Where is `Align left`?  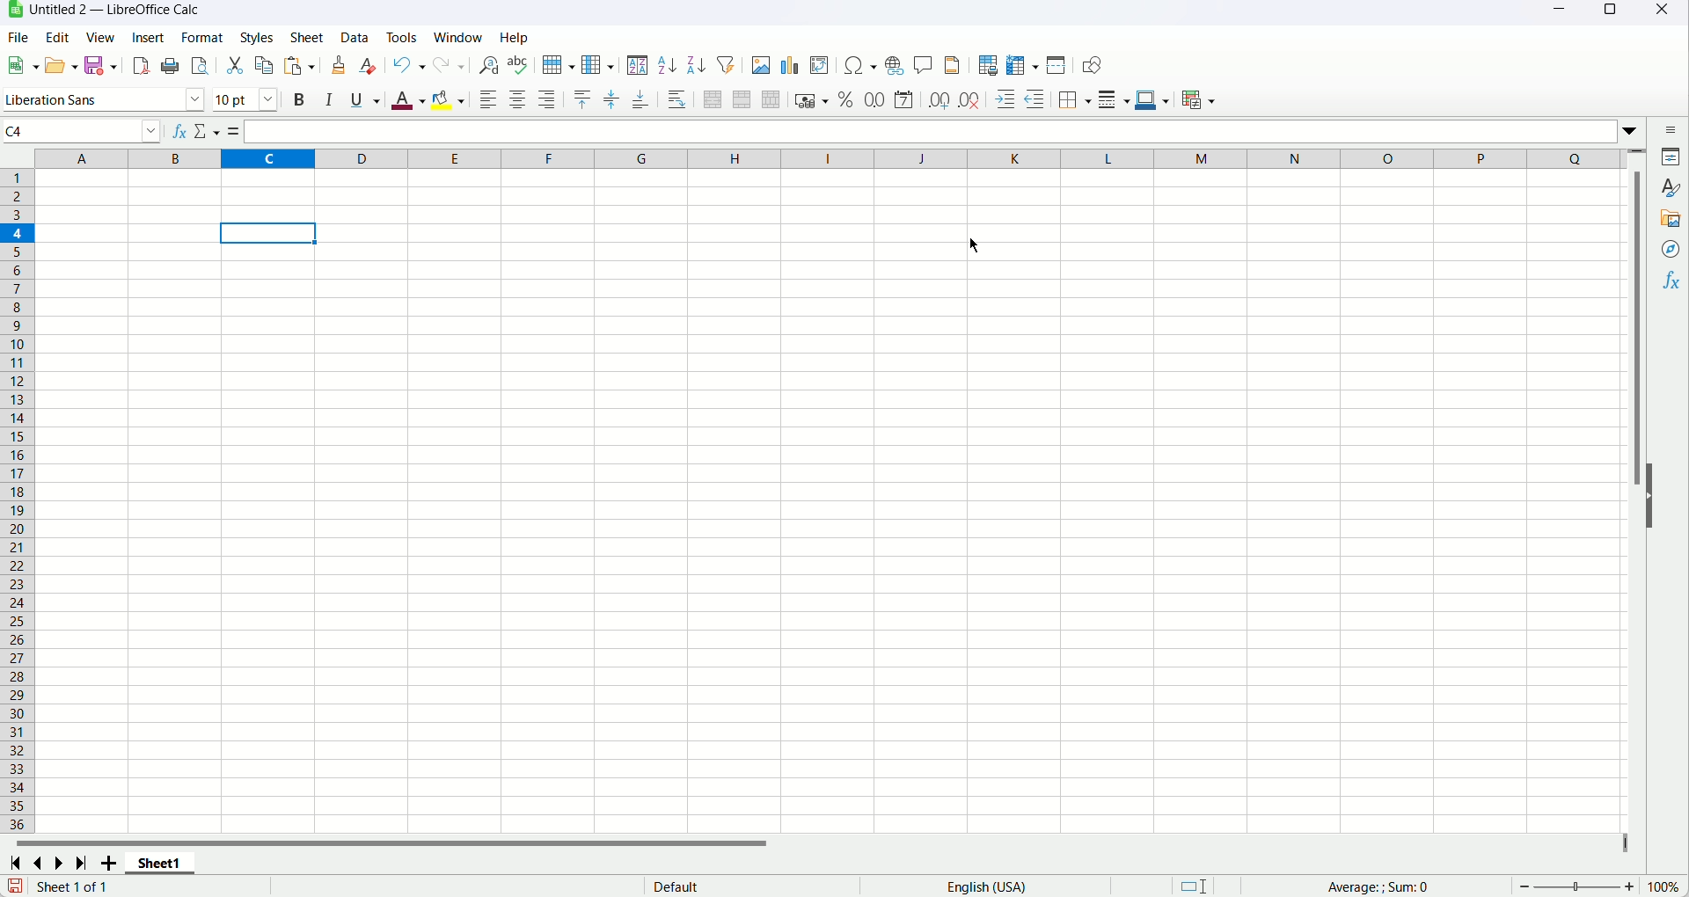 Align left is located at coordinates (488, 99).